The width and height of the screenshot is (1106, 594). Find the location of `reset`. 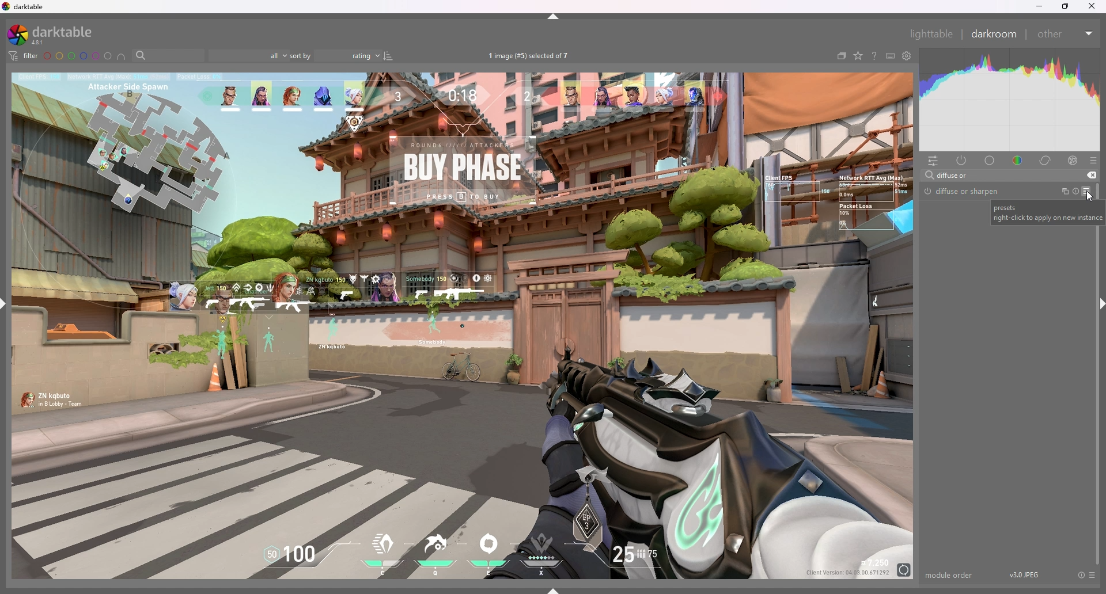

reset is located at coordinates (1080, 575).